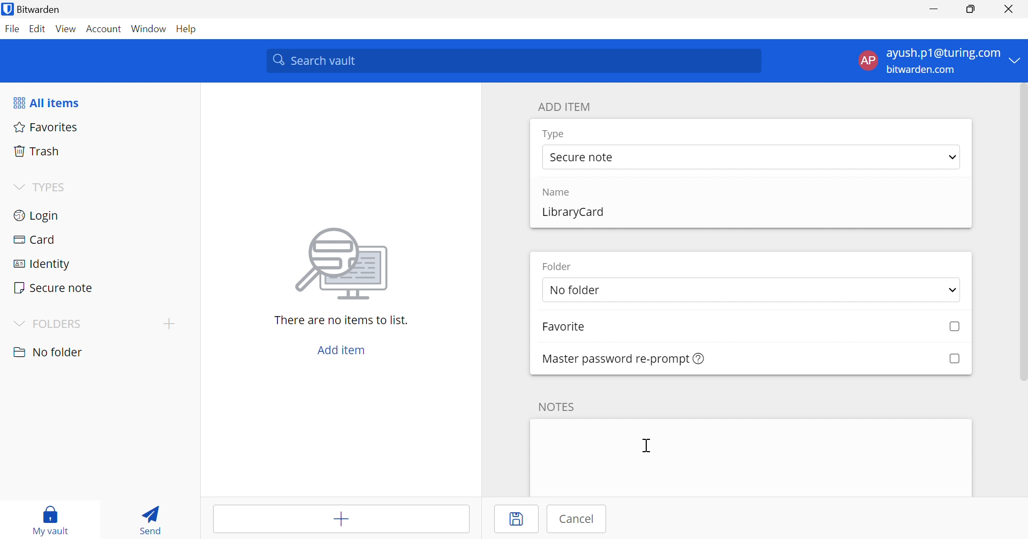 The width and height of the screenshot is (1028, 539). Describe the element at coordinates (751, 290) in the screenshot. I see `select folder` at that location.